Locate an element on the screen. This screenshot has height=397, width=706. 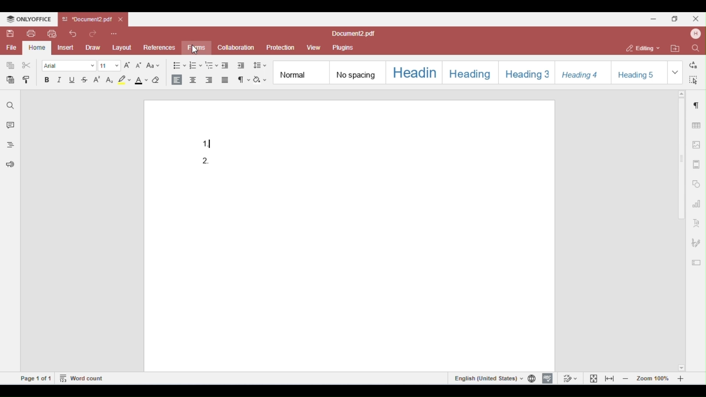
plugins is located at coordinates (342, 48).